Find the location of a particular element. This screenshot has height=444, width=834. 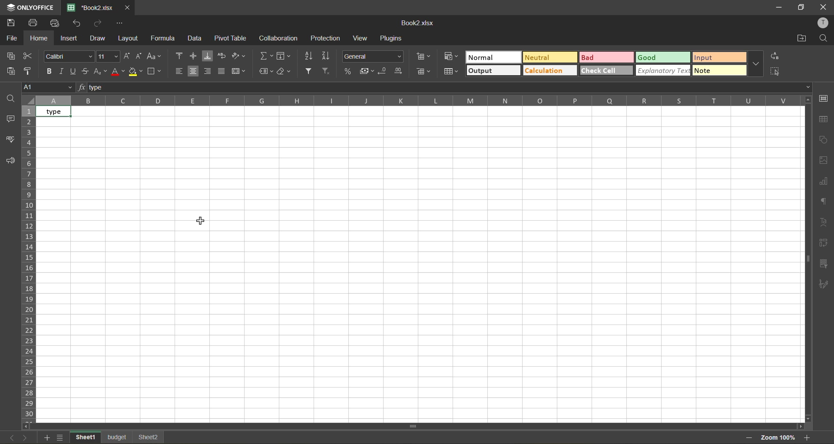

feedback is located at coordinates (11, 162).